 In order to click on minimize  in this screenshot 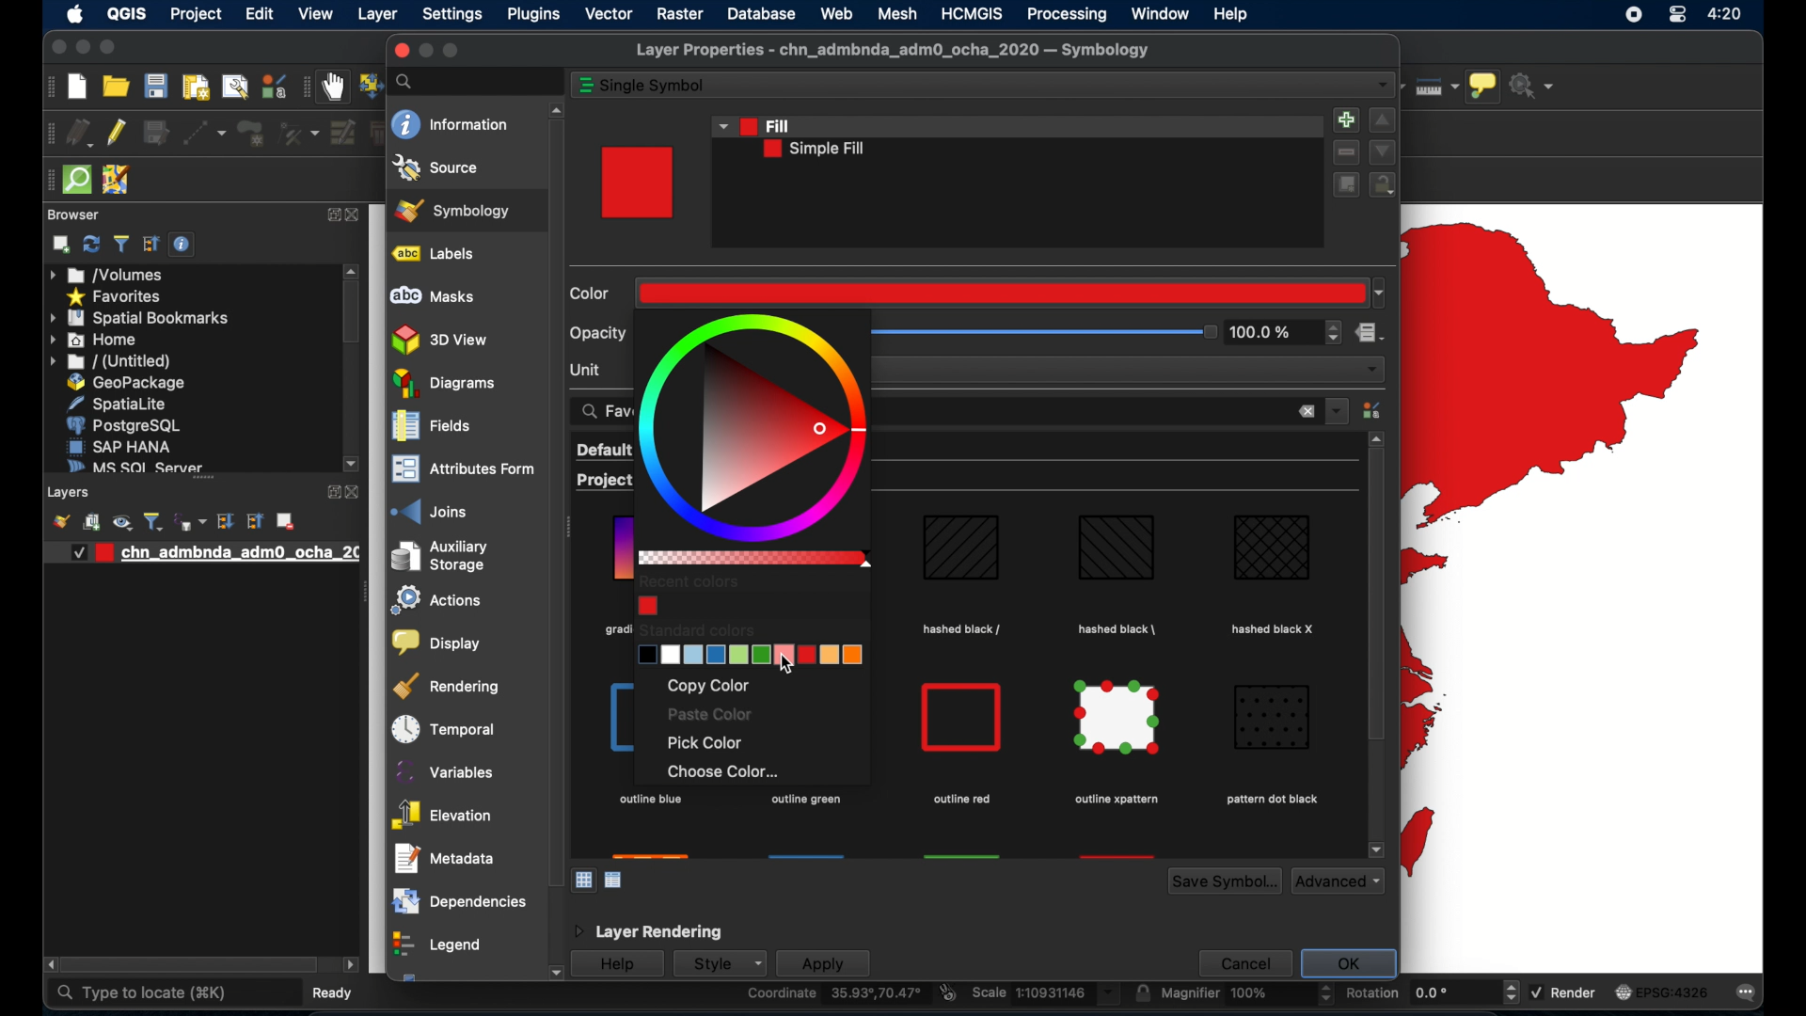, I will do `click(81, 48)`.